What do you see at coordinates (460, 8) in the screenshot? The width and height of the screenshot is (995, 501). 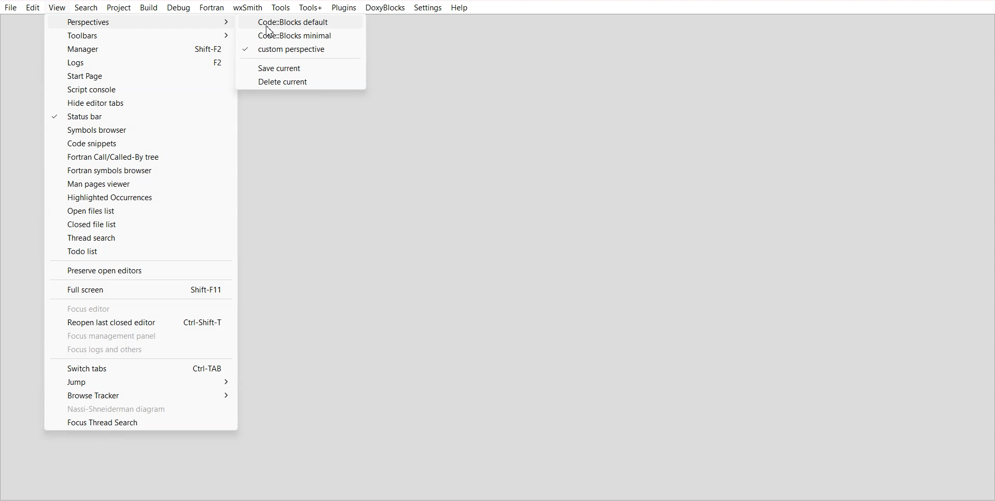 I see `Help` at bounding box center [460, 8].